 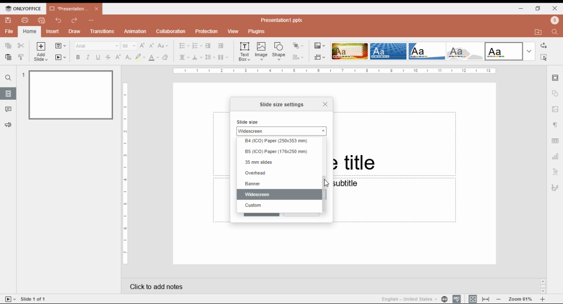 I want to click on , so click(x=556, y=188).